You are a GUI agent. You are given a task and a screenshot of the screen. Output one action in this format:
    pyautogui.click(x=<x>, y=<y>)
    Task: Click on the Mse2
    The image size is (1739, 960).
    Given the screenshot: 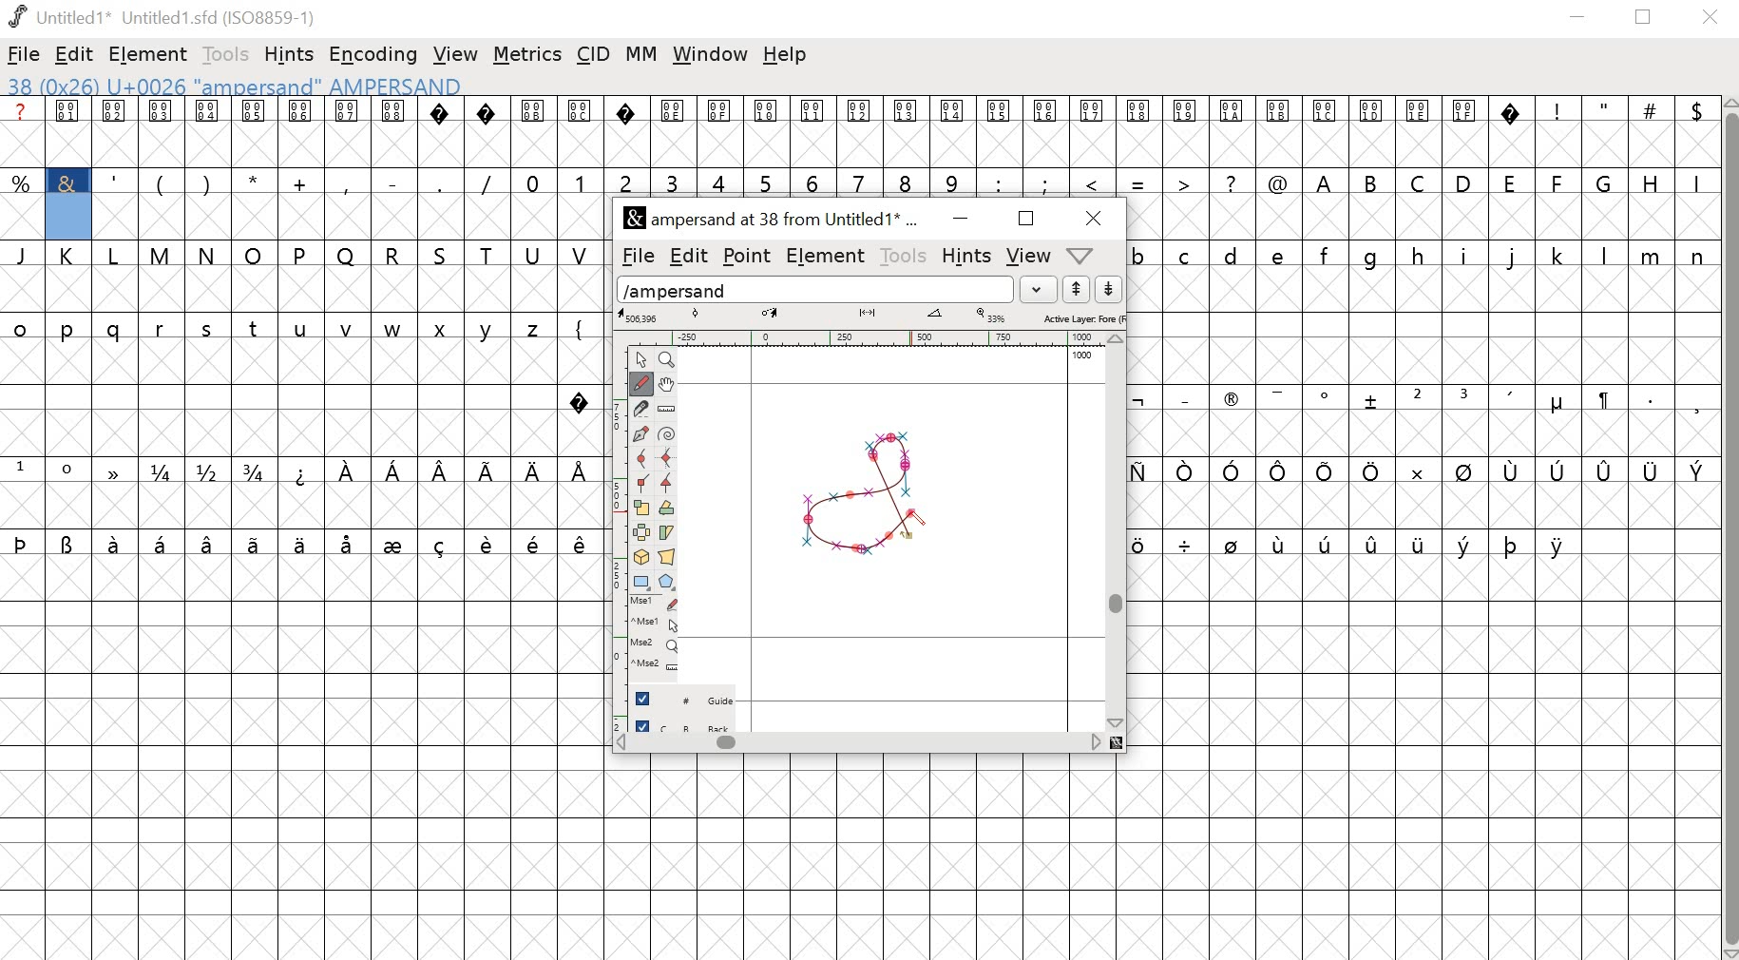 What is the action you would take?
    pyautogui.click(x=657, y=644)
    